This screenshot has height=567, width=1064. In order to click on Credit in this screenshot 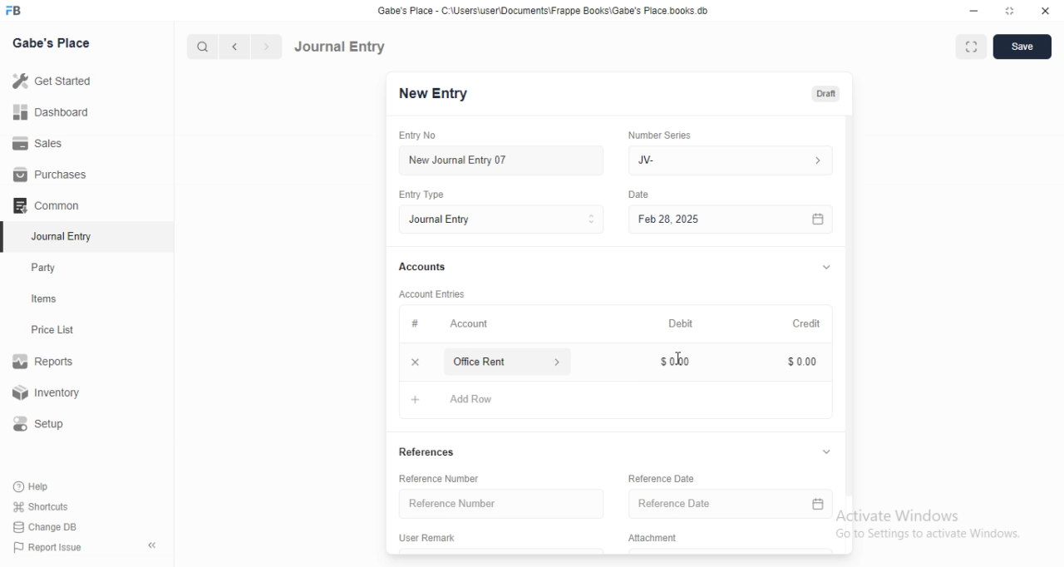, I will do `click(805, 322)`.